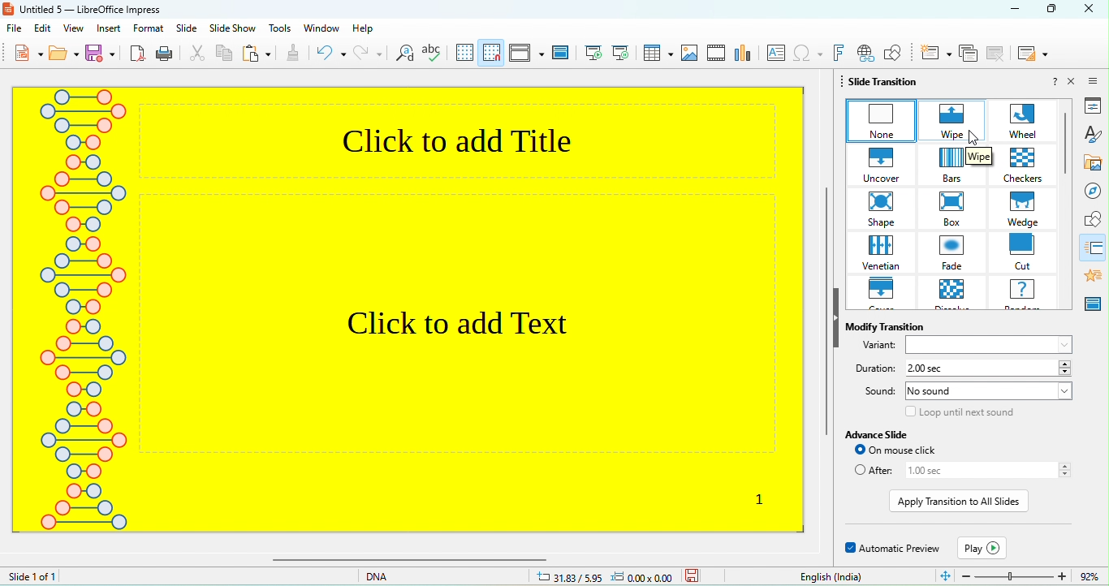  Describe the element at coordinates (138, 55) in the screenshot. I see `export directly as pdf` at that location.